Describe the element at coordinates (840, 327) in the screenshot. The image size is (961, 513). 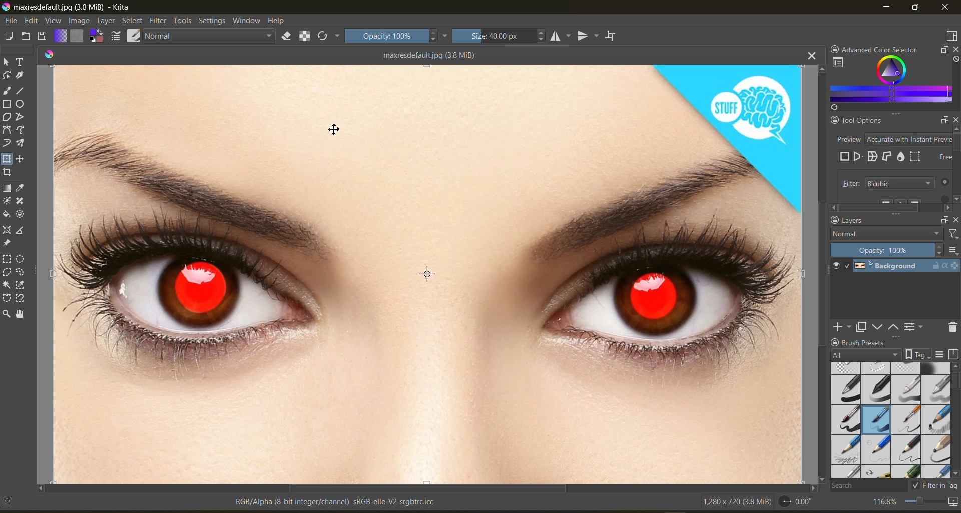
I see `add` at that location.